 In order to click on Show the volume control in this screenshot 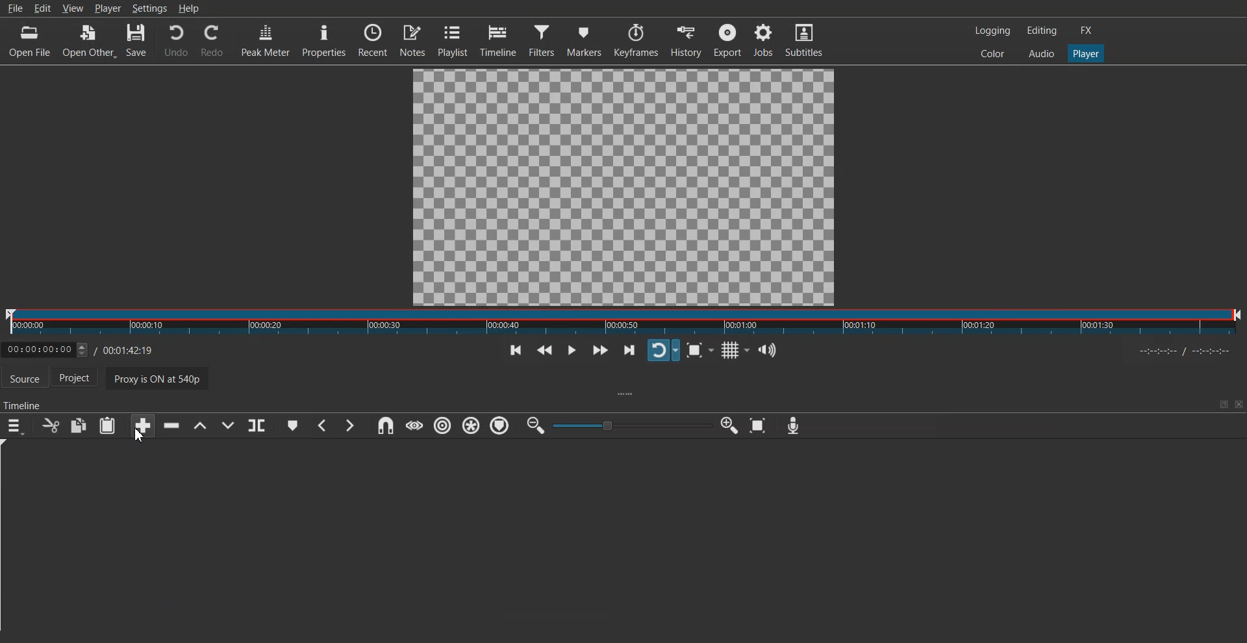, I will do `click(768, 351)`.